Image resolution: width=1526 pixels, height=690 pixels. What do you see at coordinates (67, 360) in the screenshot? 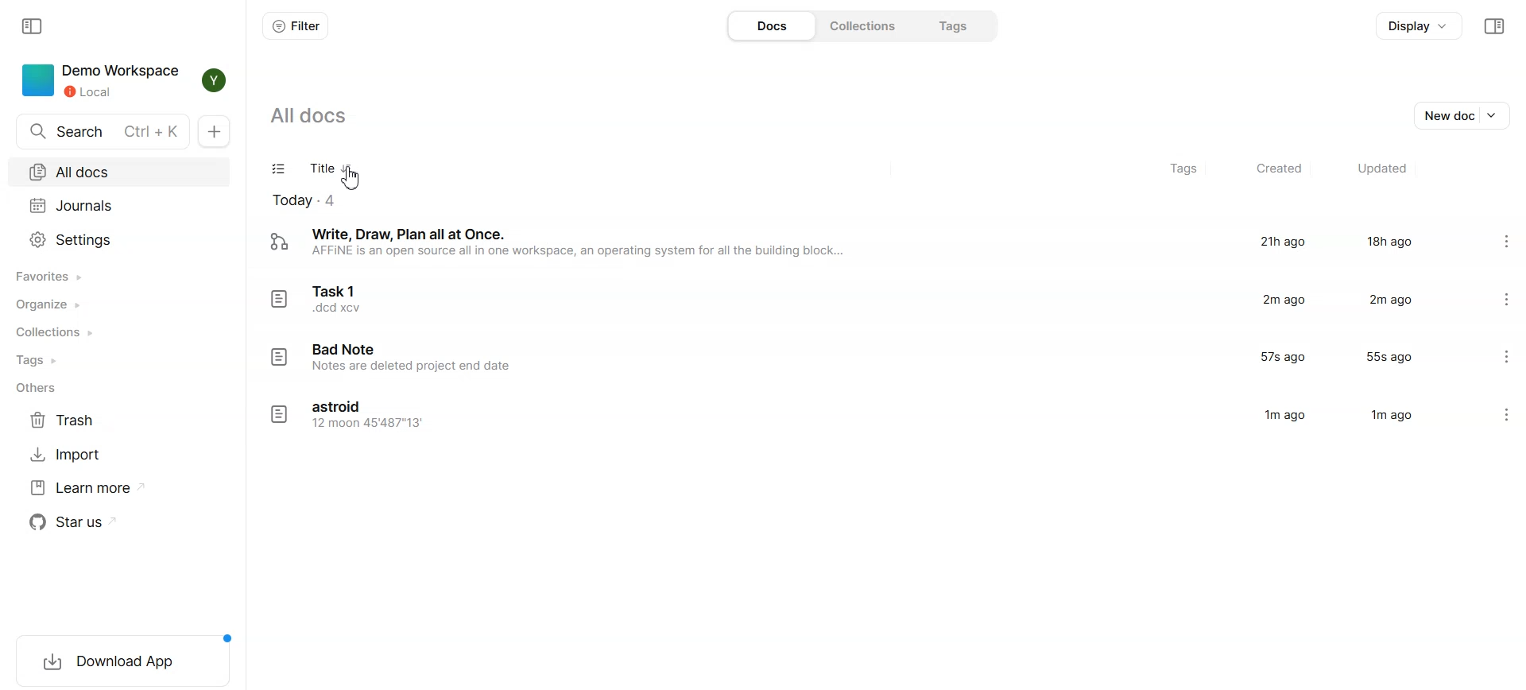
I see `Tags` at bounding box center [67, 360].